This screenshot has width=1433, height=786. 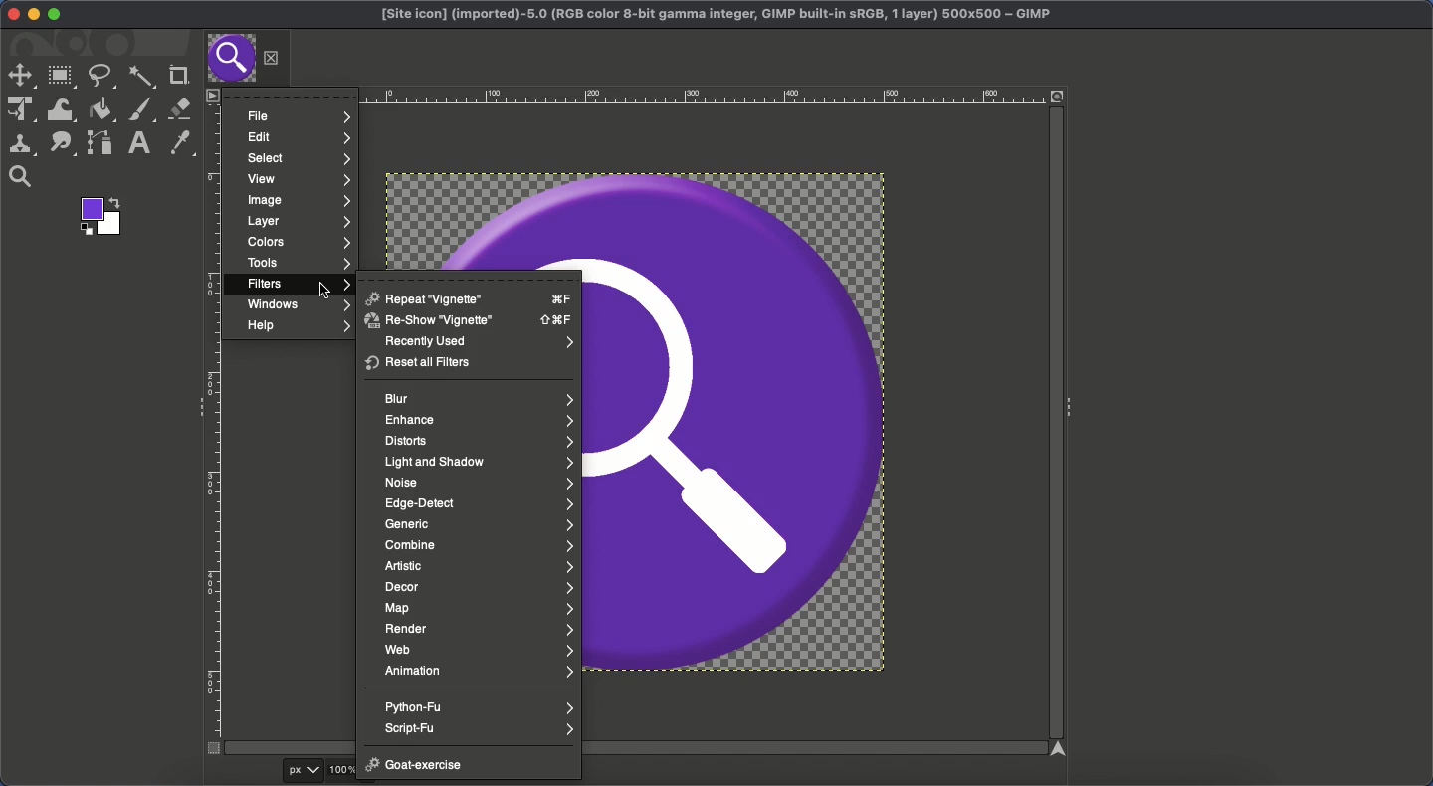 I want to click on Colors, so click(x=296, y=243).